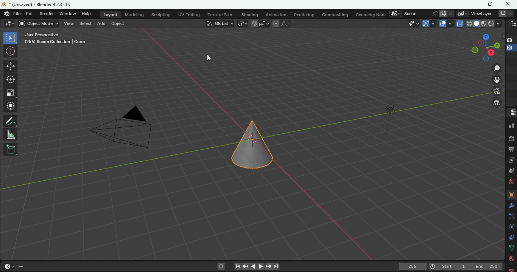 This screenshot has width=517, height=272. Describe the element at coordinates (509, 183) in the screenshot. I see `World` at that location.